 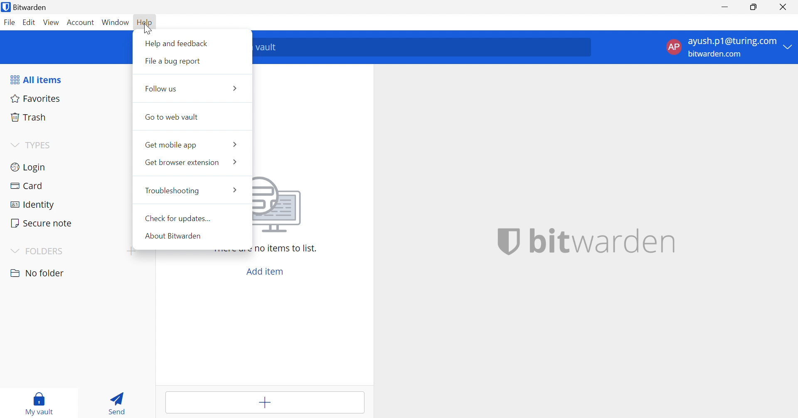 I want to click on close, so click(x=783, y=7).